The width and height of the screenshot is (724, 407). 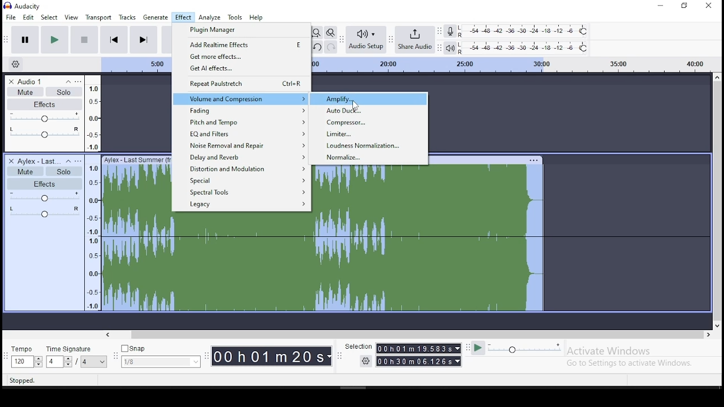 What do you see at coordinates (368, 99) in the screenshot?
I see `amplify` at bounding box center [368, 99].